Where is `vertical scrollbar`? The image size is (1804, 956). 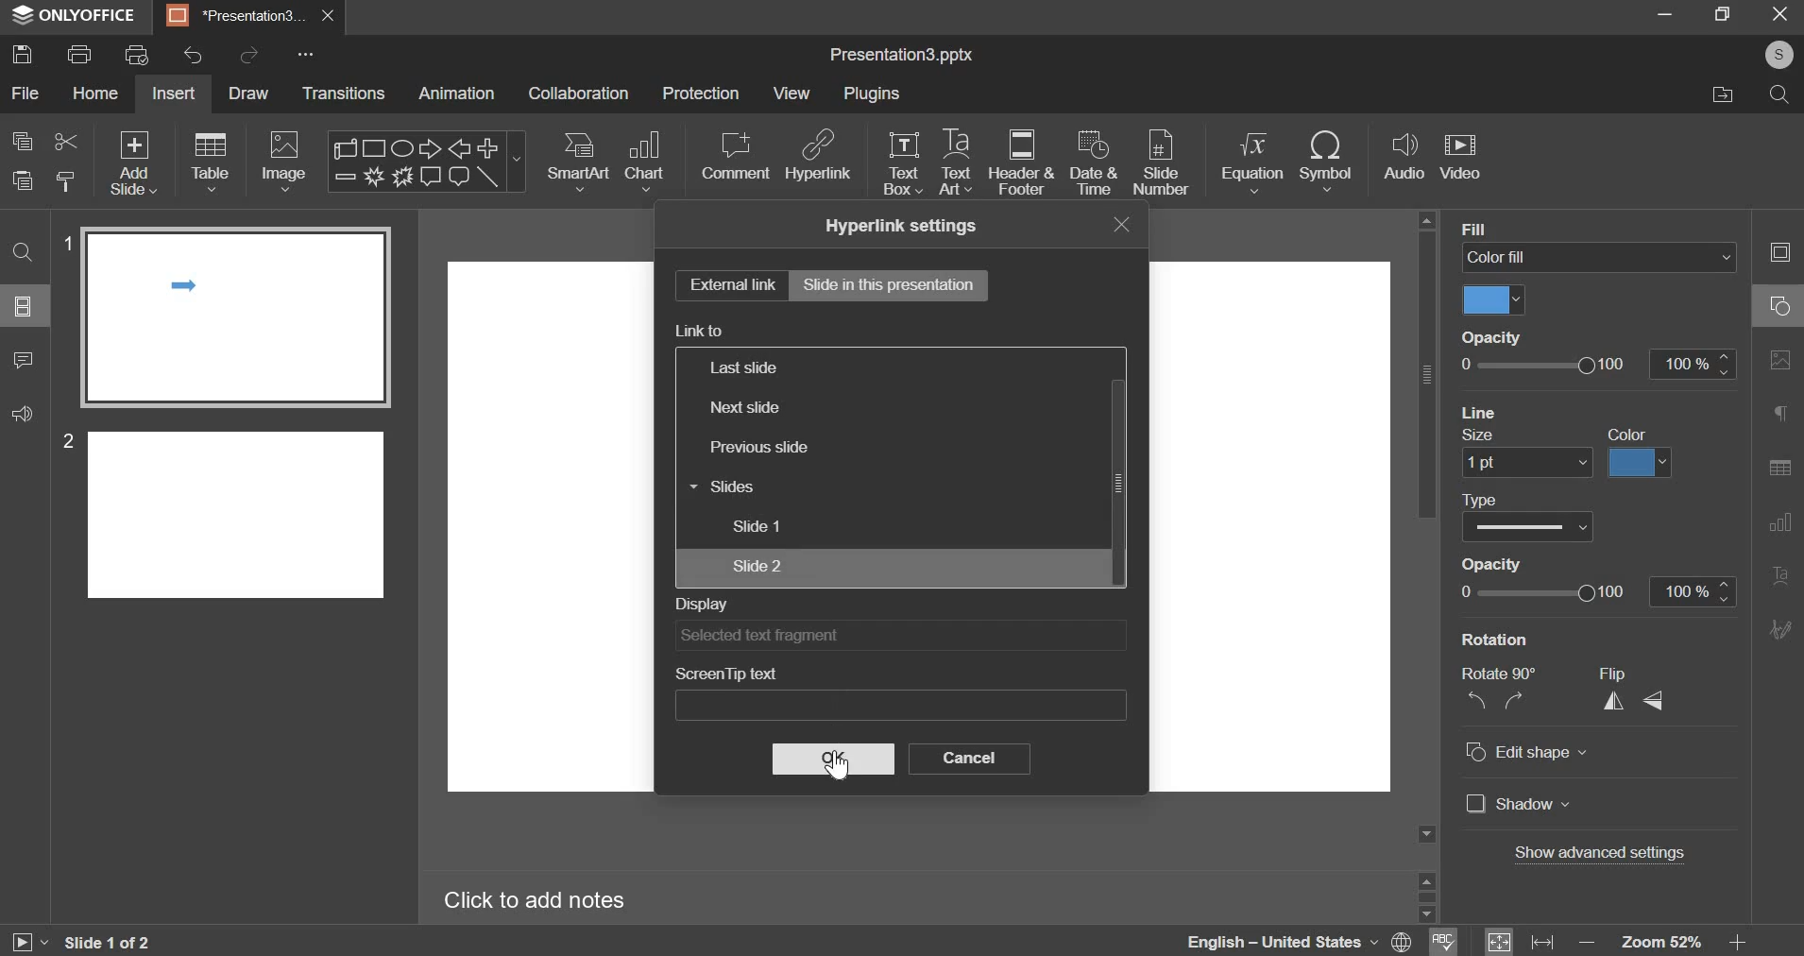 vertical scrollbar is located at coordinates (1426, 374).